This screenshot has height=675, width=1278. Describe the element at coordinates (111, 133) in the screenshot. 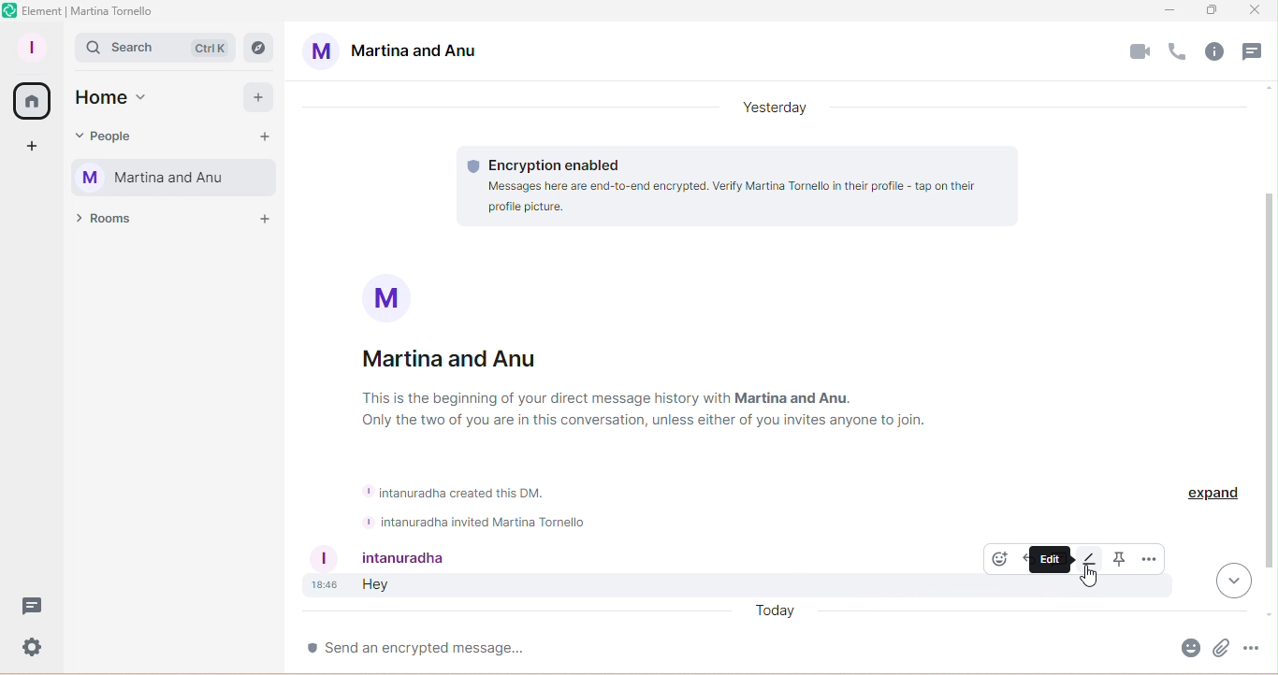

I see `People` at that location.